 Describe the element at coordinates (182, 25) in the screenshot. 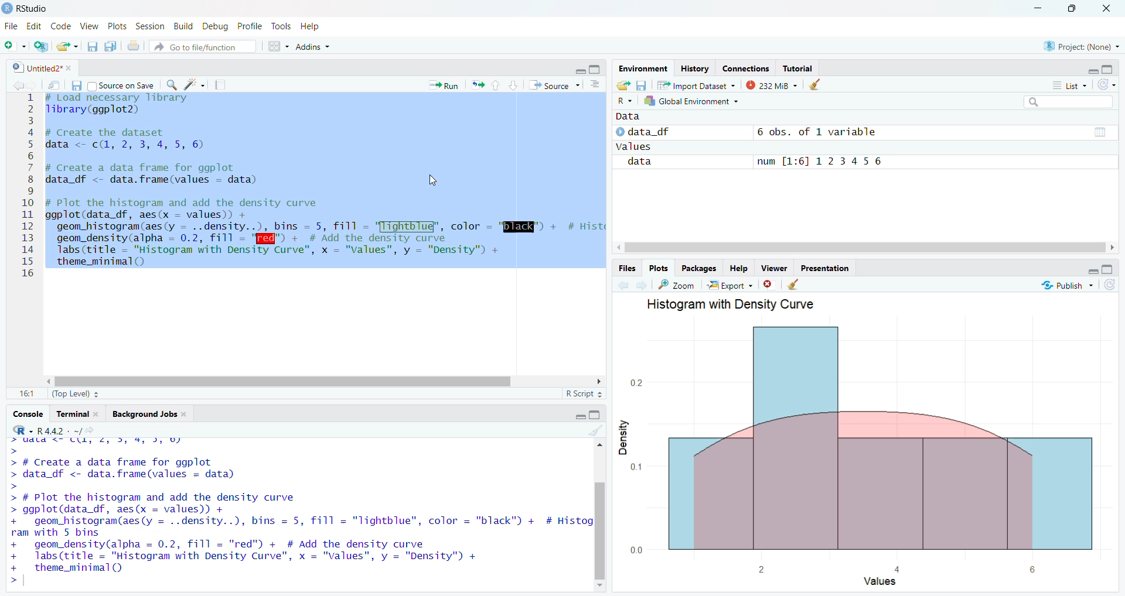

I see `Build` at that location.